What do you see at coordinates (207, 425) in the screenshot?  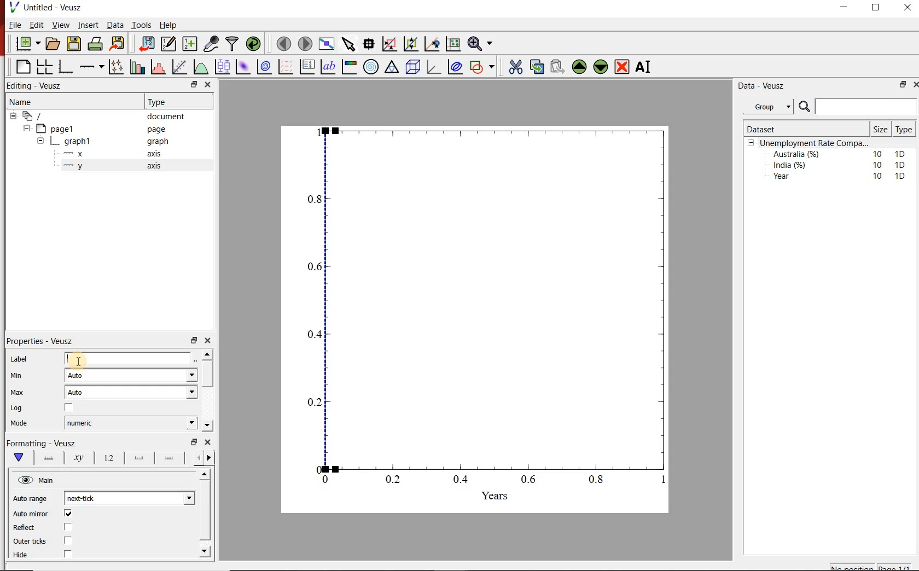 I see `move down` at bounding box center [207, 425].